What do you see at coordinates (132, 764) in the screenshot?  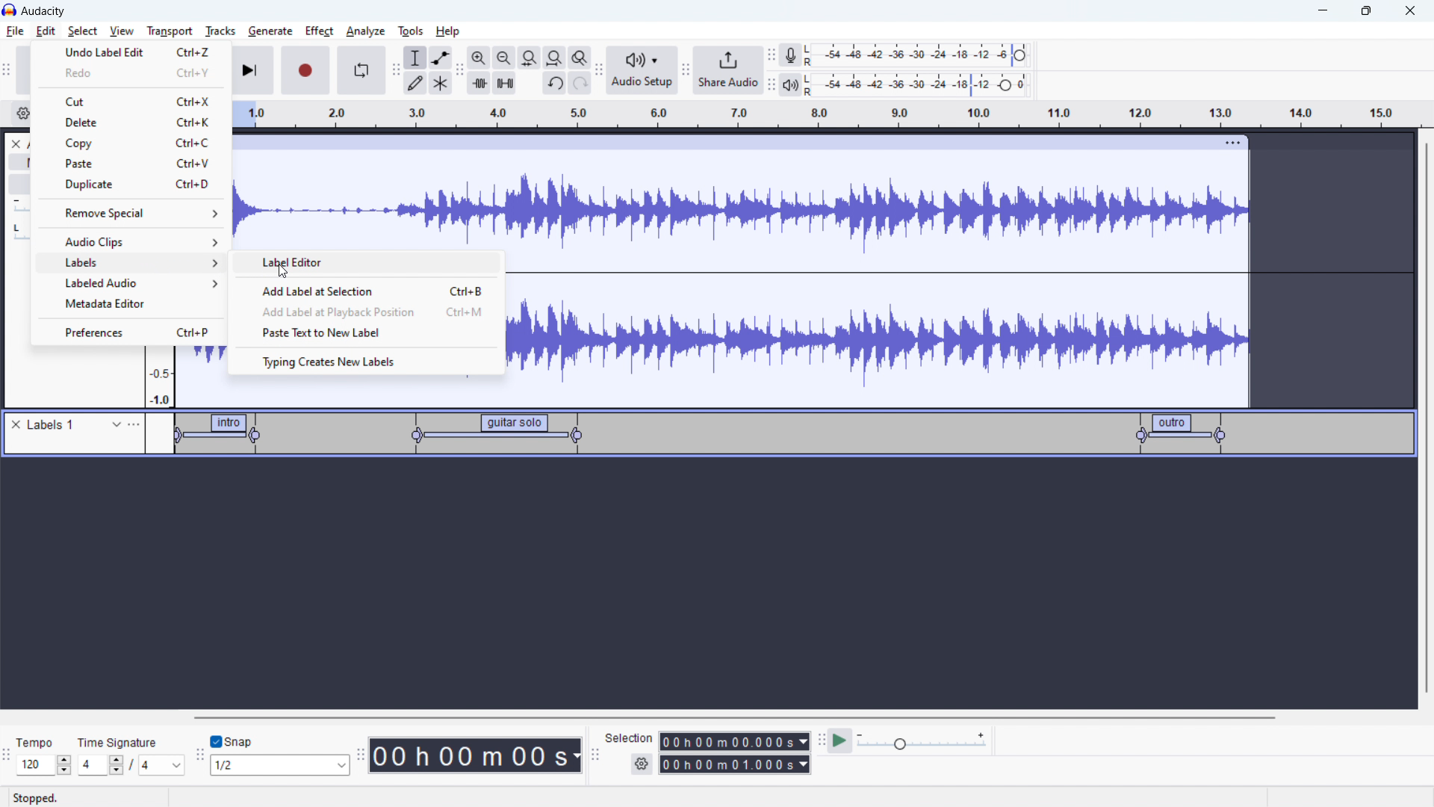 I see `set time signature` at bounding box center [132, 764].